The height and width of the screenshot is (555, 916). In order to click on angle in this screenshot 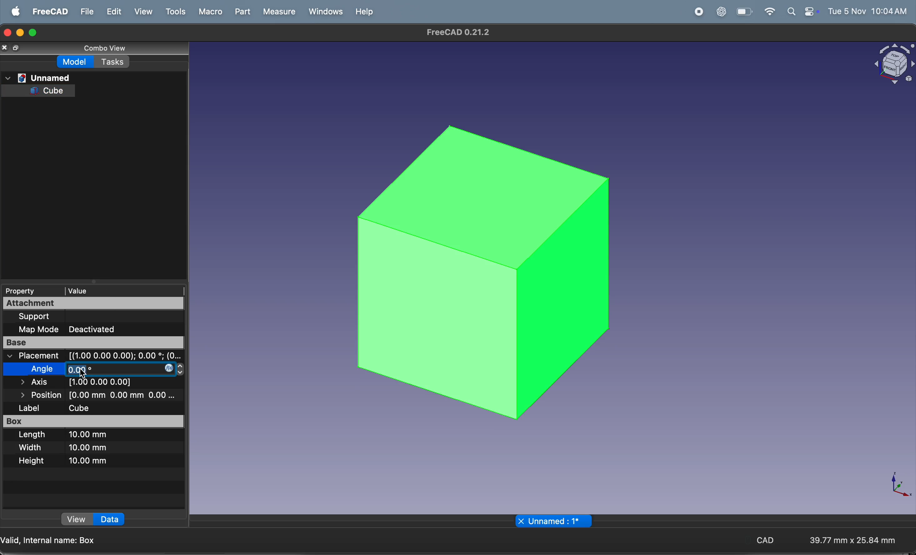, I will do `click(30, 369)`.